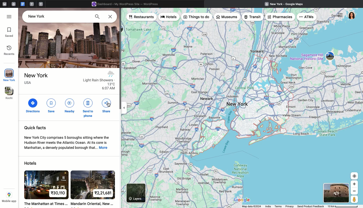 The width and height of the screenshot is (363, 208). Describe the element at coordinates (89, 107) in the screenshot. I see `Send to phone` at that location.